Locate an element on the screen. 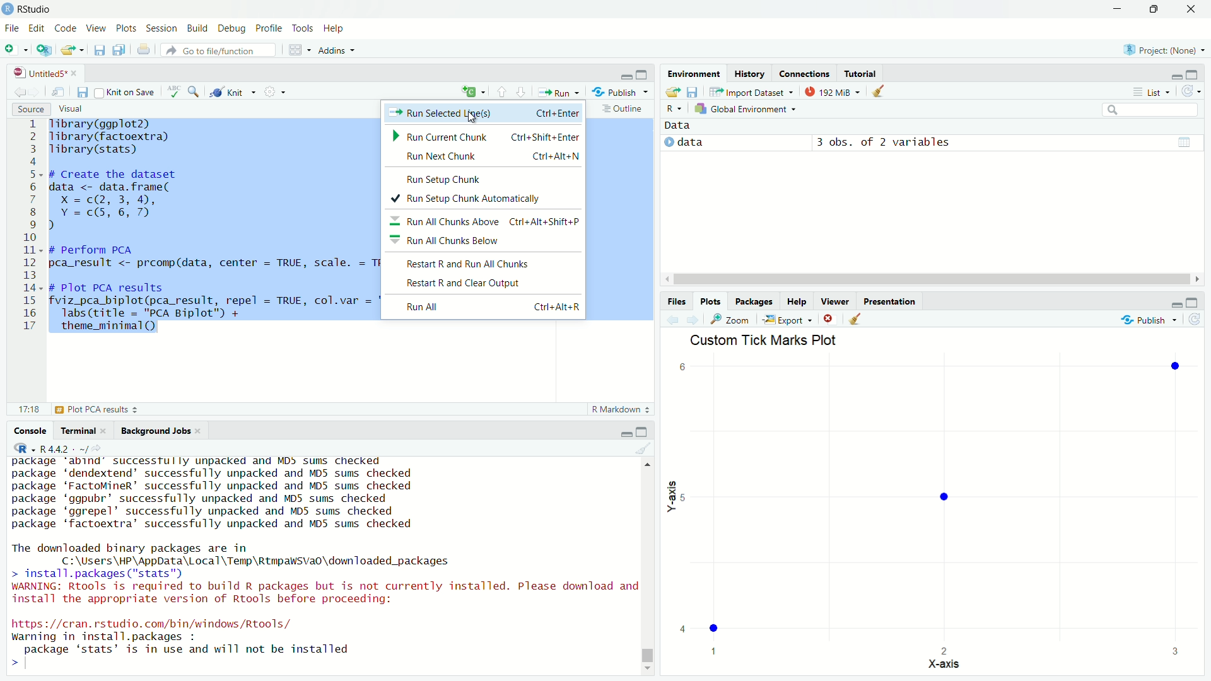 Image resolution: width=1211 pixels, height=681 pixels. Run selected lines is located at coordinates (486, 113).